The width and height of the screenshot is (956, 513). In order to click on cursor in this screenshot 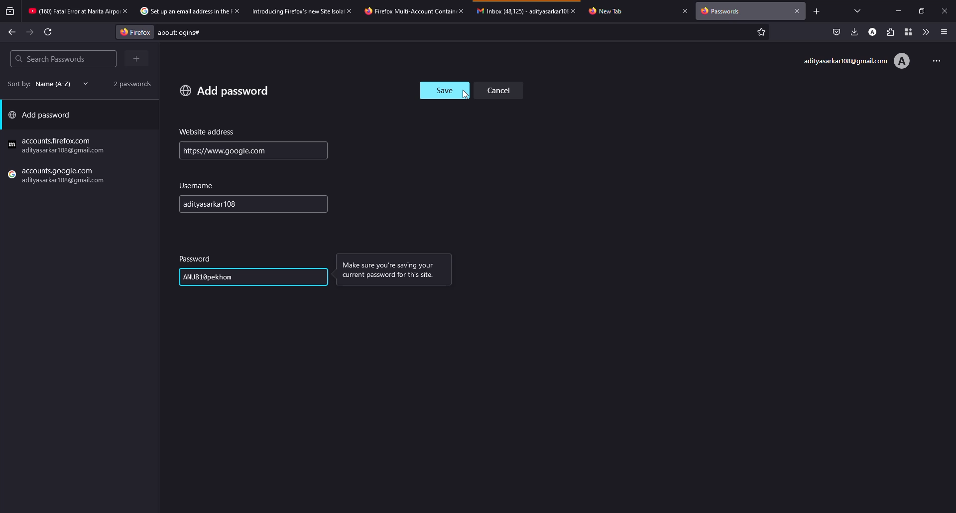, I will do `click(466, 94)`.